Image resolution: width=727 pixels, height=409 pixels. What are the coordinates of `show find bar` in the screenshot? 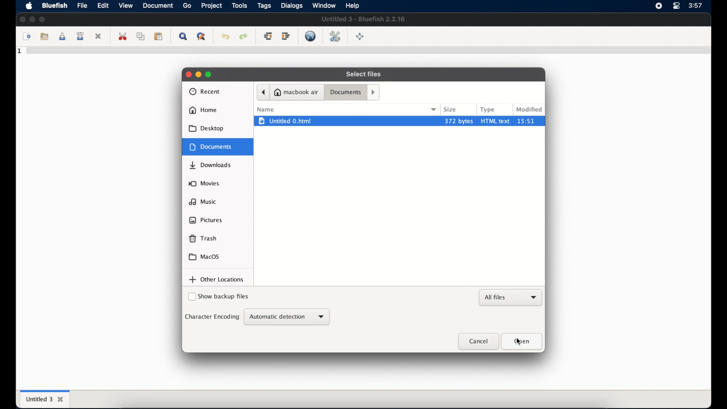 It's located at (183, 37).